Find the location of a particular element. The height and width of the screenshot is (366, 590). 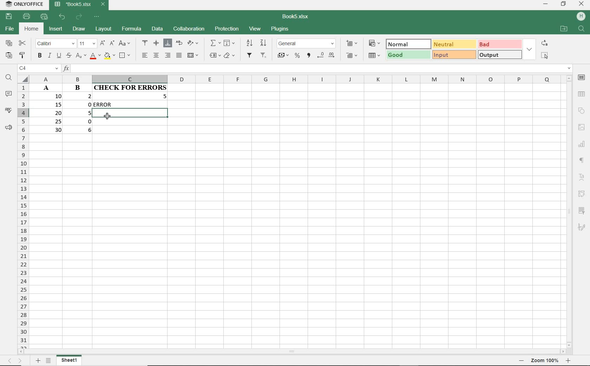

OUTPUT is located at coordinates (499, 54).